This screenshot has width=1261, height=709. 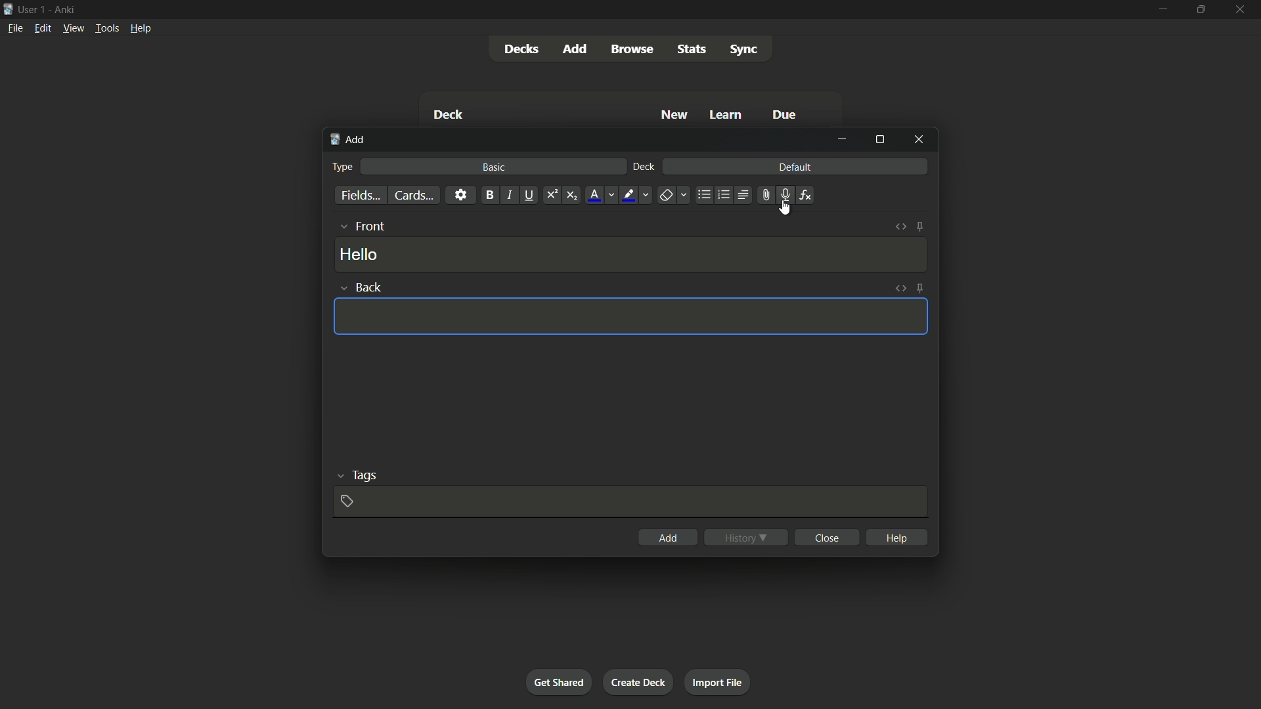 I want to click on create deck, so click(x=640, y=681).